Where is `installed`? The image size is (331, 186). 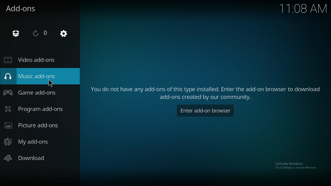
installed is located at coordinates (16, 34).